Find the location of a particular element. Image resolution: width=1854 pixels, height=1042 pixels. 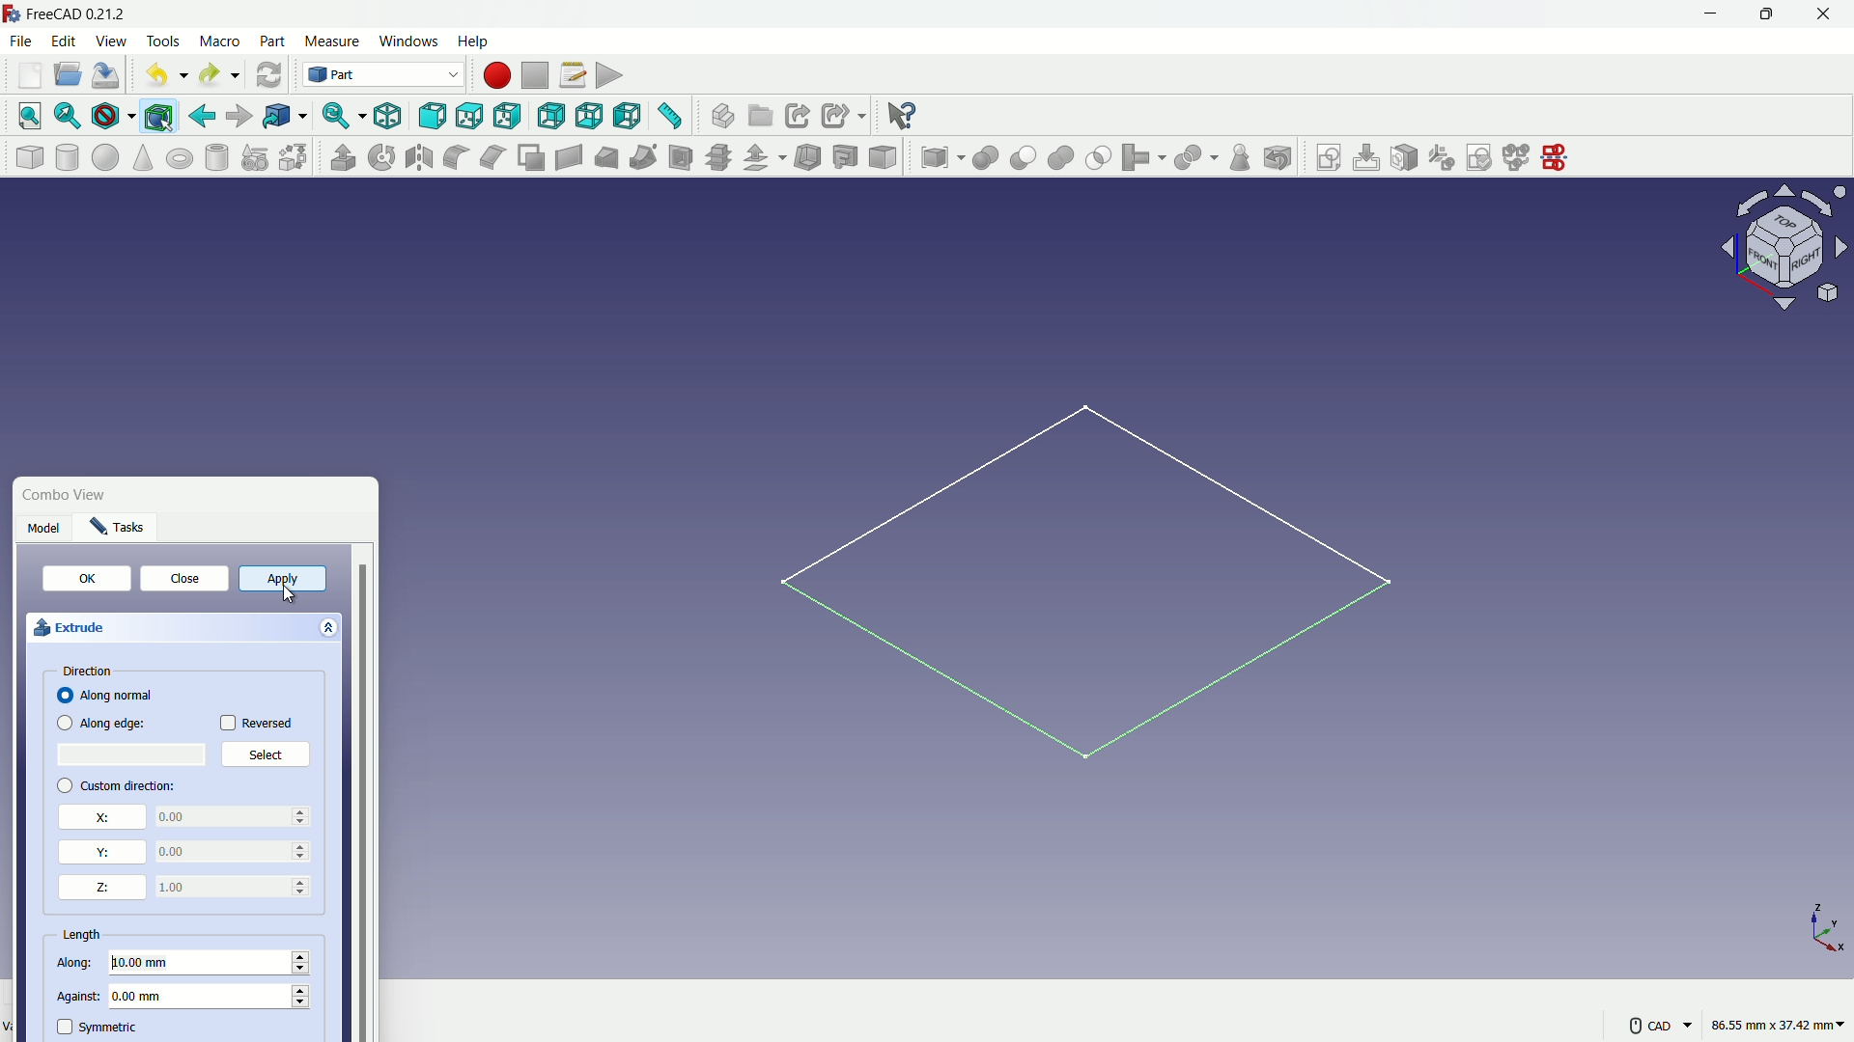

loft is located at coordinates (607, 157).